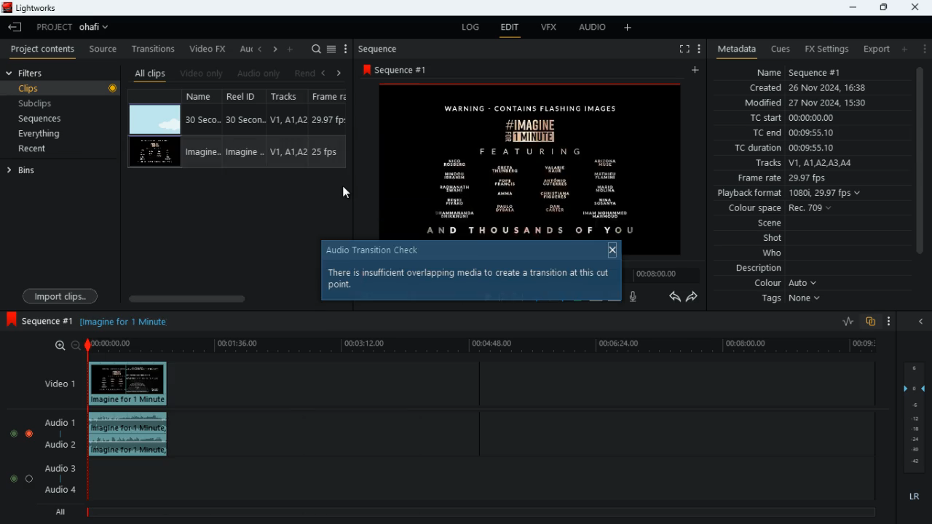 This screenshot has height=524, width=932. I want to click on log, so click(467, 28).